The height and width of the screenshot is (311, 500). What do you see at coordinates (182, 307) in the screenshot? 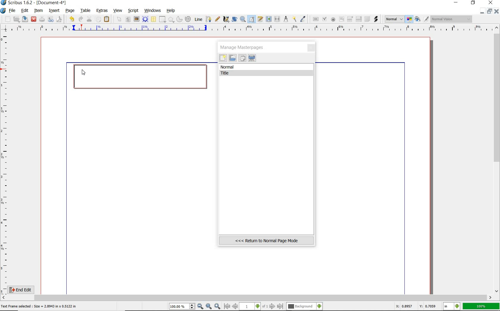
I see `100.00%` at bounding box center [182, 307].